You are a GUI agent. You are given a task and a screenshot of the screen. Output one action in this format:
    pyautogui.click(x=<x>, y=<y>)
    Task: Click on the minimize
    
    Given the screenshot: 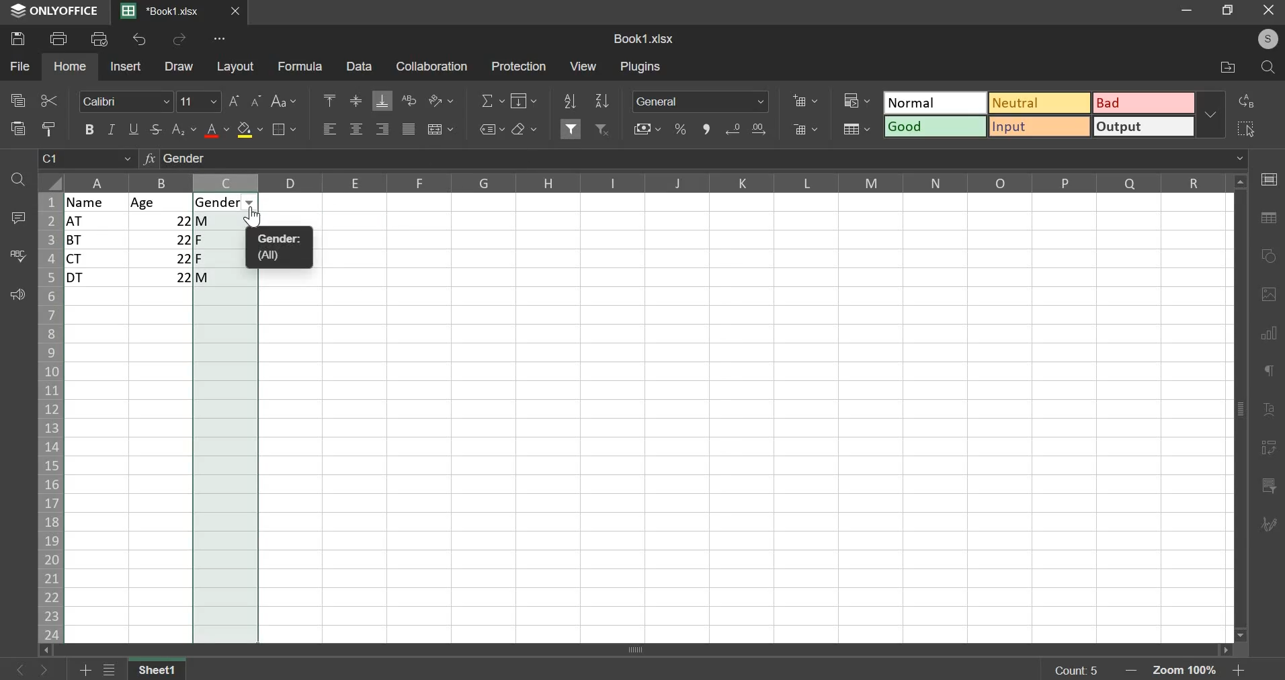 What is the action you would take?
    pyautogui.click(x=1190, y=12)
    